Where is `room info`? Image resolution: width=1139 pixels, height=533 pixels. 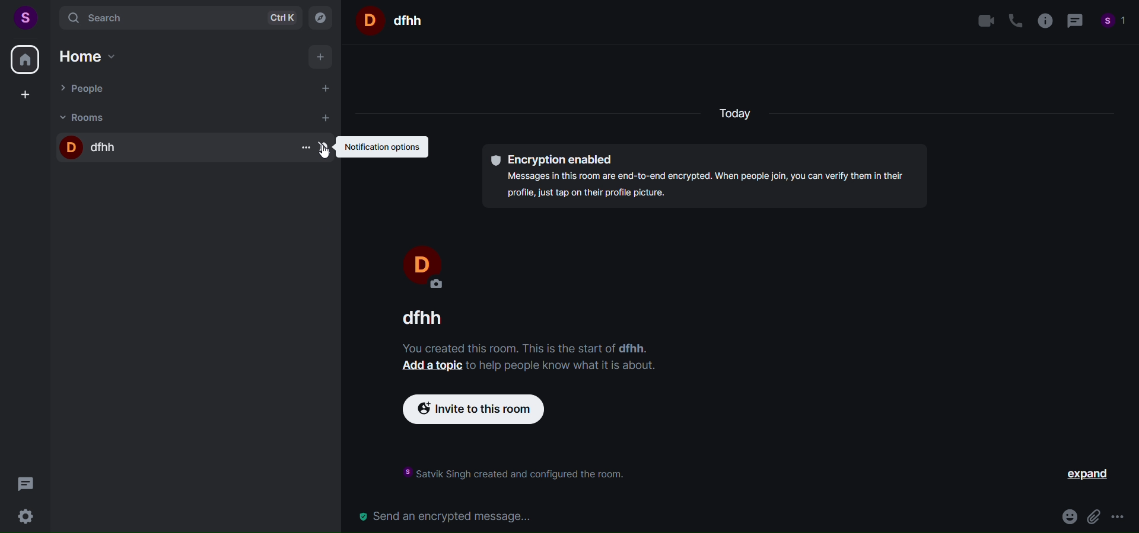 room info is located at coordinates (1046, 21).